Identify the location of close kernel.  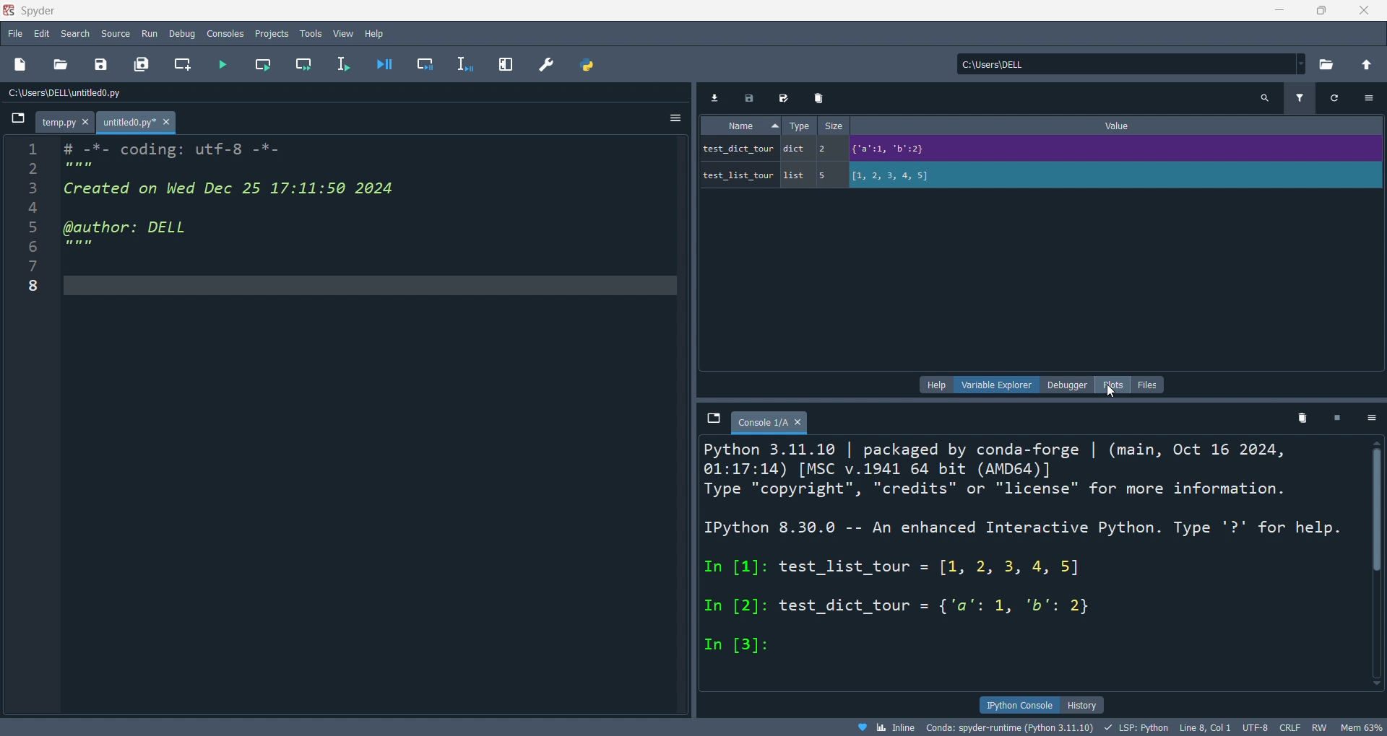
(1336, 419).